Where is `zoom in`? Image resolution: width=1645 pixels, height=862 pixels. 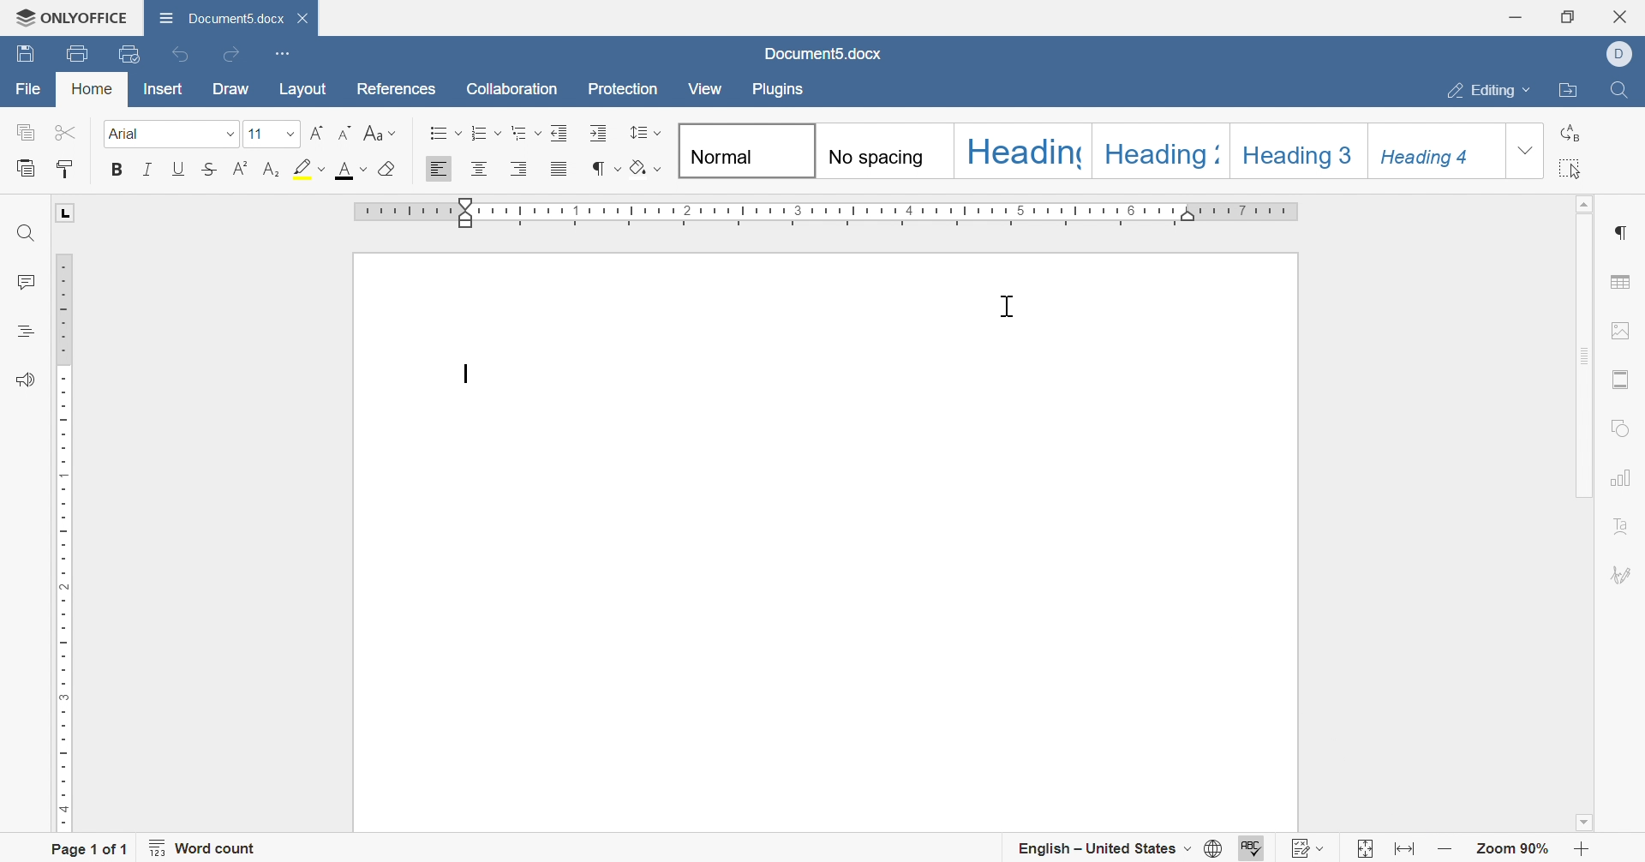
zoom in is located at coordinates (1588, 849).